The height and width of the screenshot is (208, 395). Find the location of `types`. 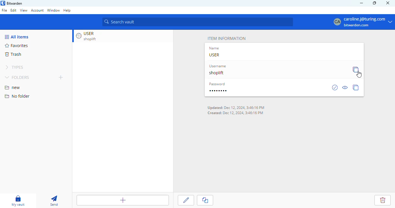

types is located at coordinates (15, 67).